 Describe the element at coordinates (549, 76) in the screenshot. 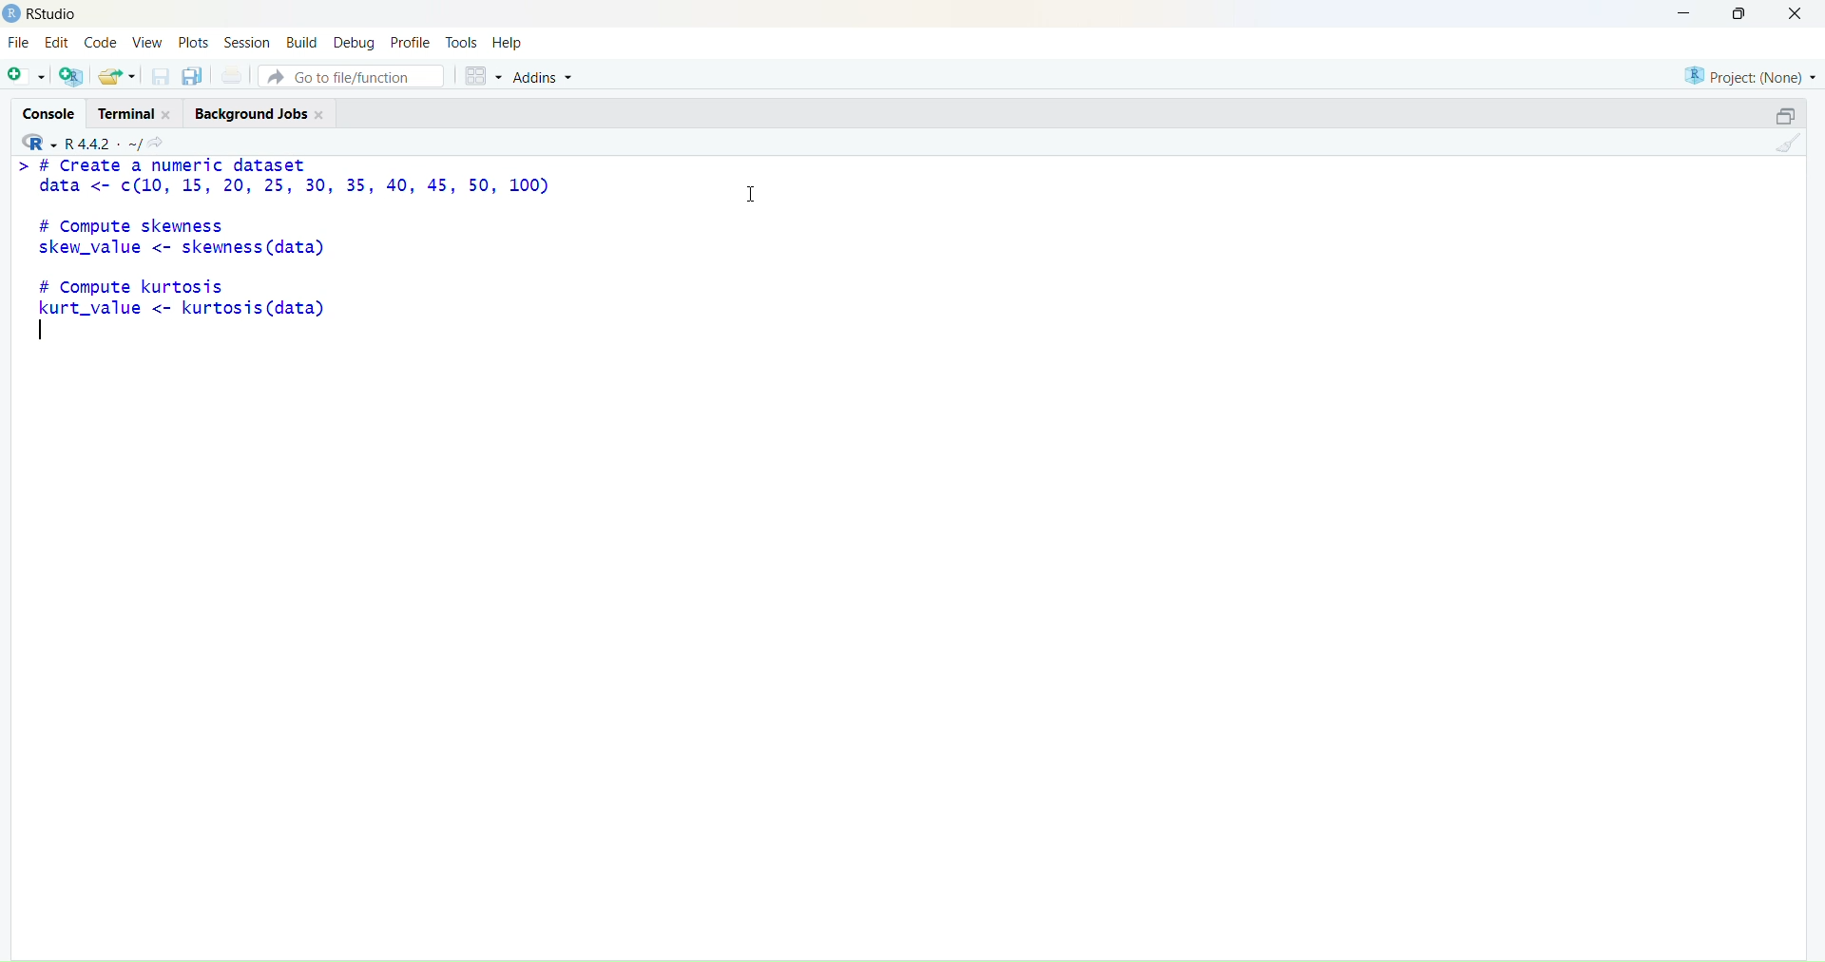

I see `Addins` at that location.